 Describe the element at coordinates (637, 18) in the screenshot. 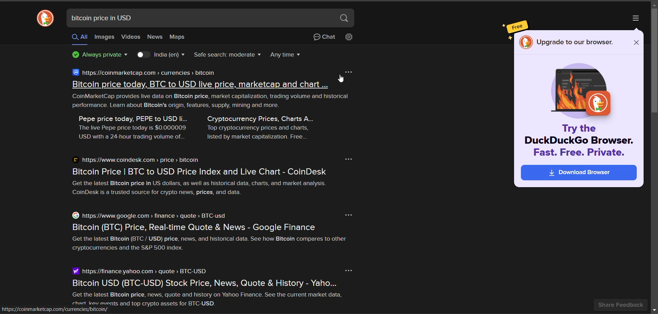

I see `more options` at that location.